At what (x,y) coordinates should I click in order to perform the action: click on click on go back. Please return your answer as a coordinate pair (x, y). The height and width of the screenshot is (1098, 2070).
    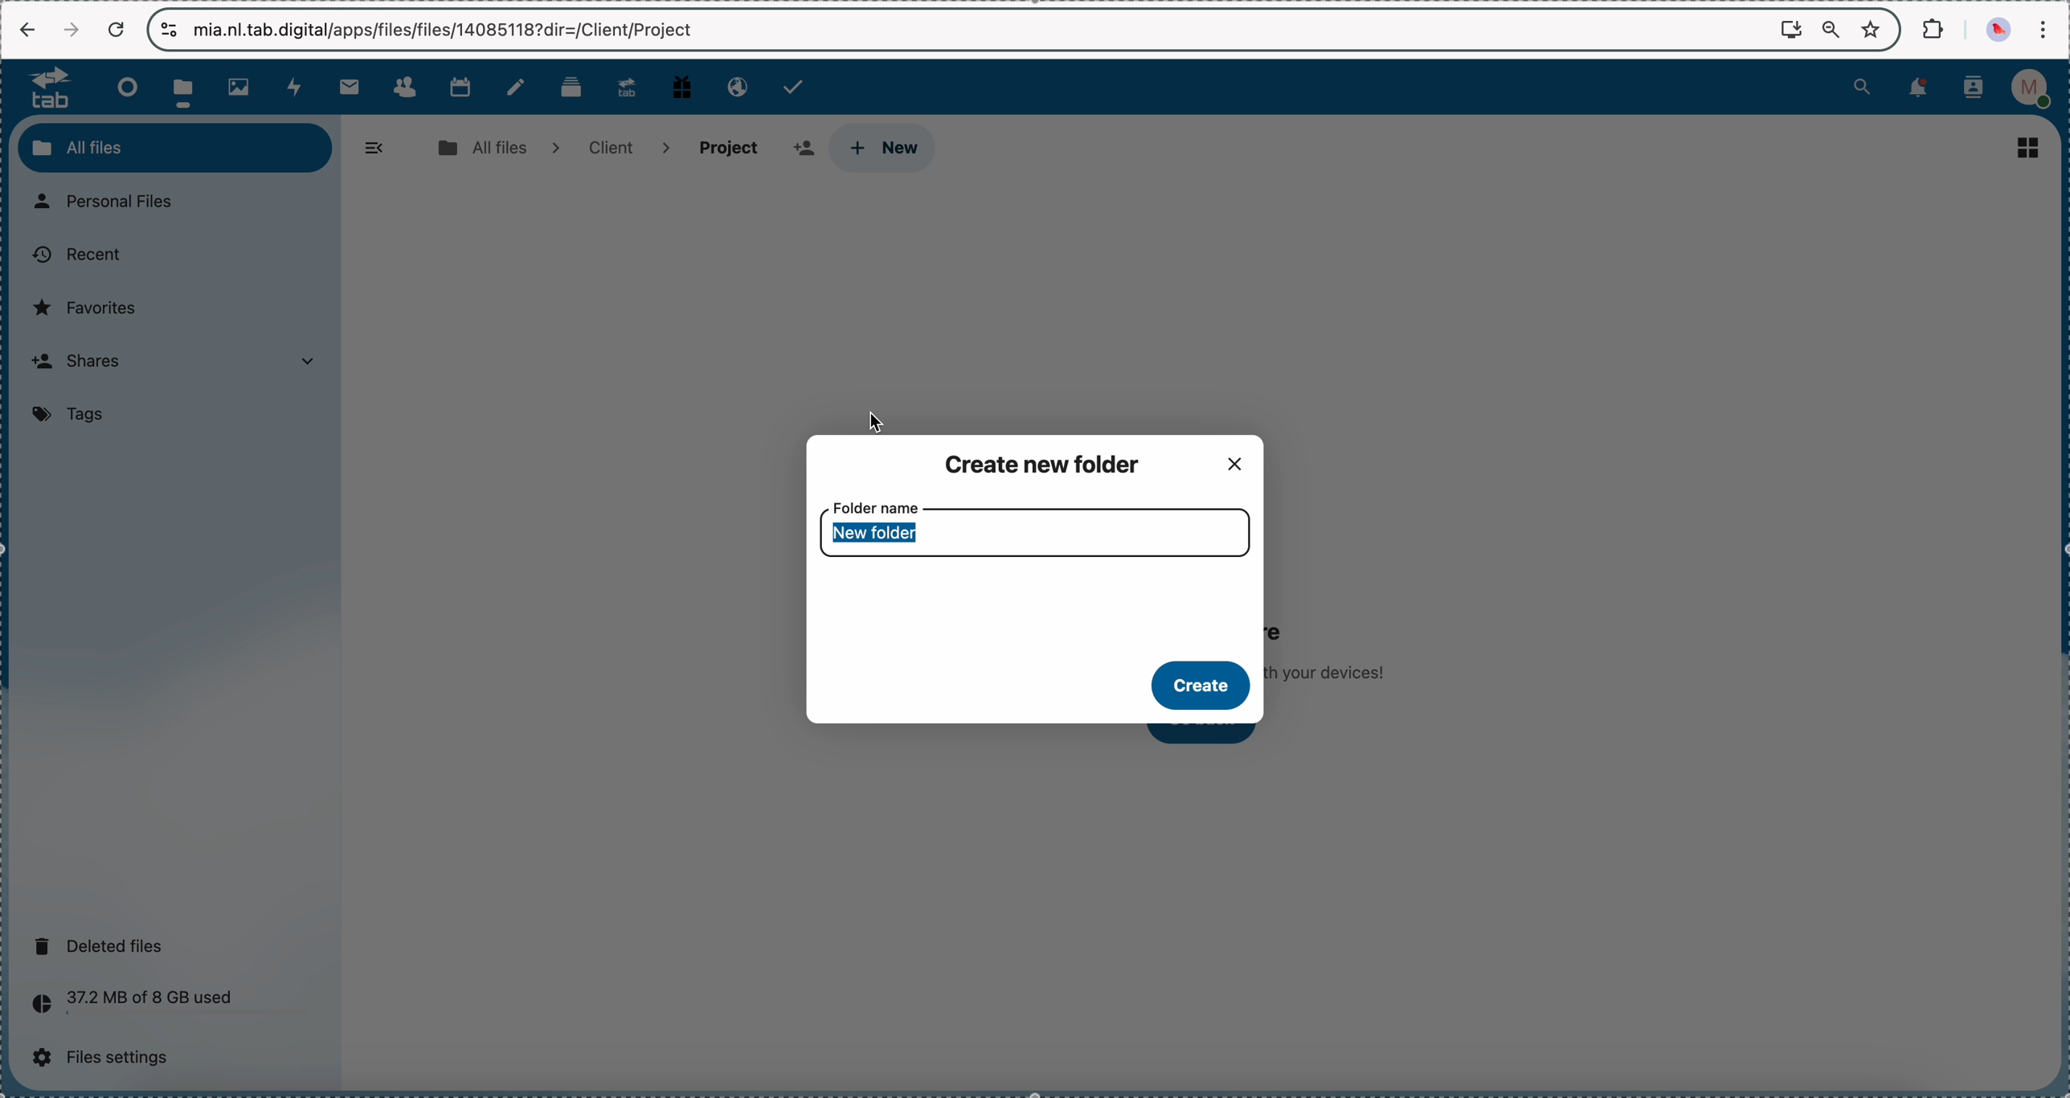
    Looking at the image, I should click on (1212, 735).